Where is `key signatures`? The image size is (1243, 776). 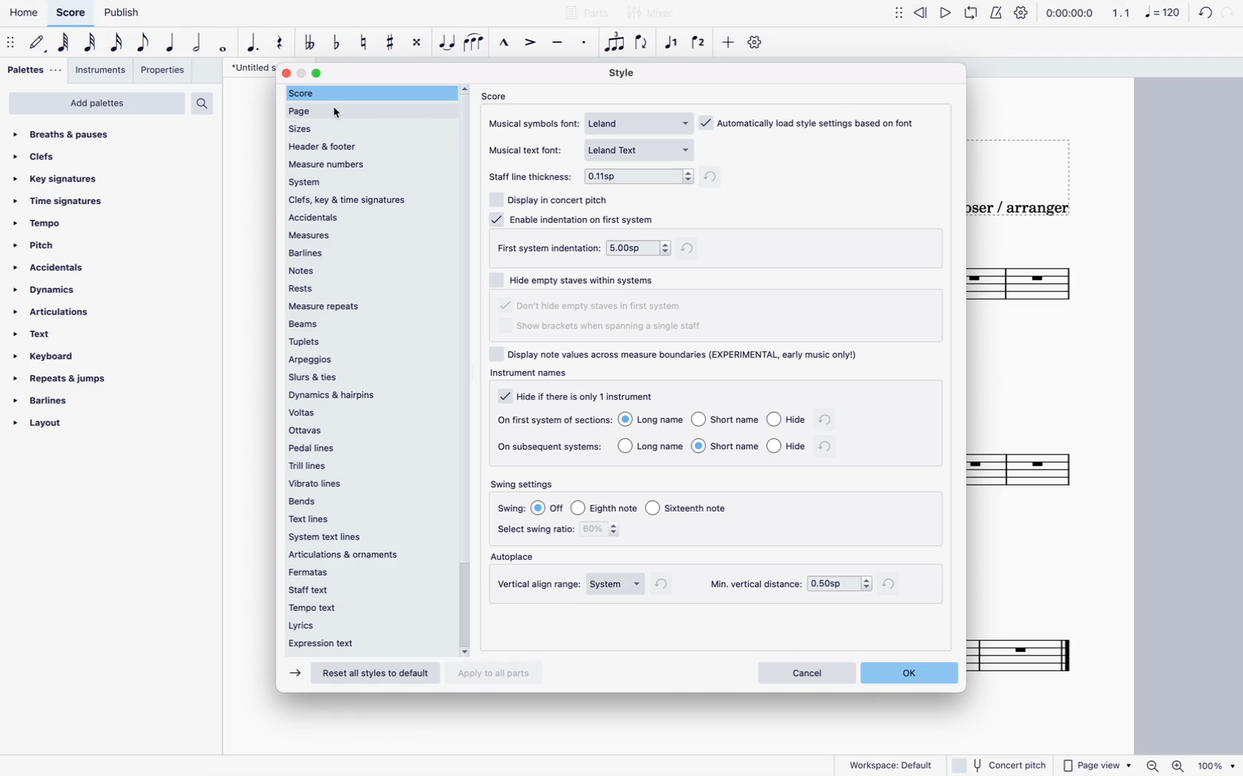 key signatures is located at coordinates (61, 179).